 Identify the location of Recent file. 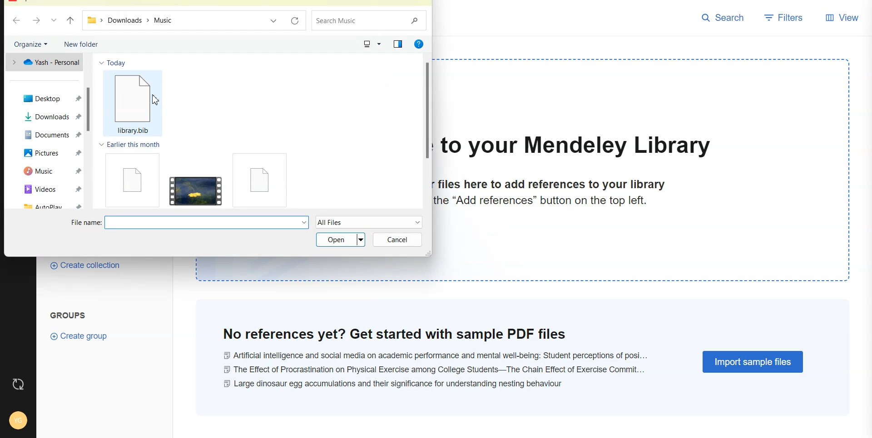
(275, 22).